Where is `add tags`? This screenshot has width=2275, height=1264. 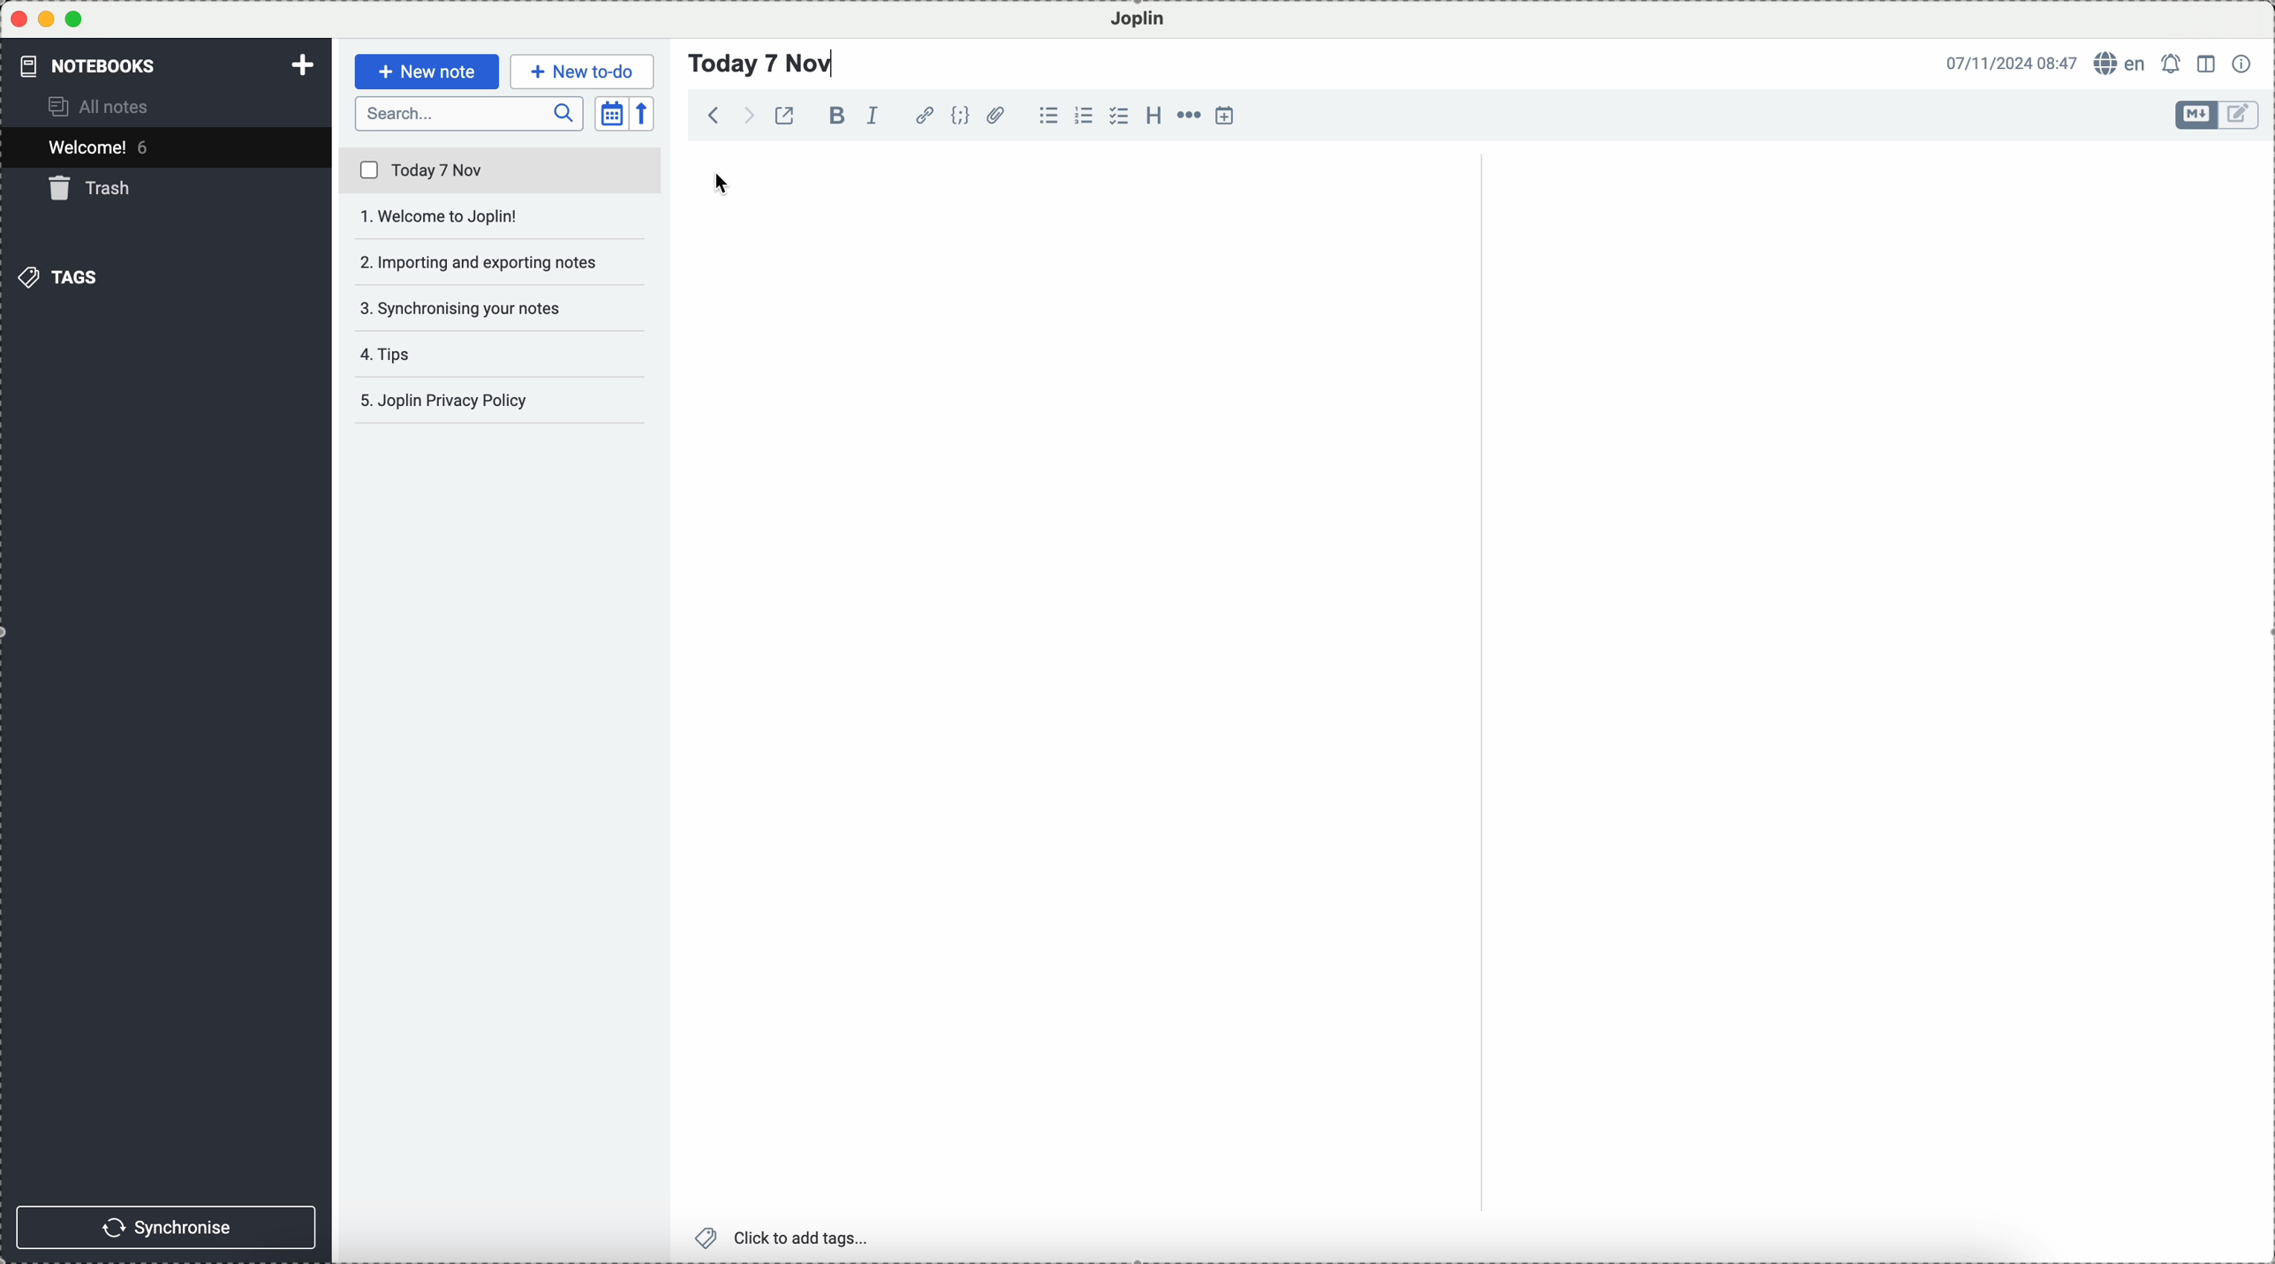 add tags is located at coordinates (785, 1238).